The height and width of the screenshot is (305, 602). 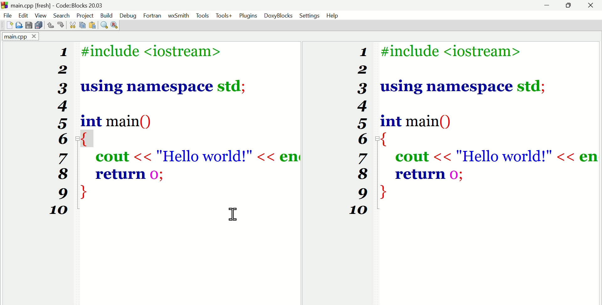 What do you see at coordinates (83, 24) in the screenshot?
I see `Paste` at bounding box center [83, 24].